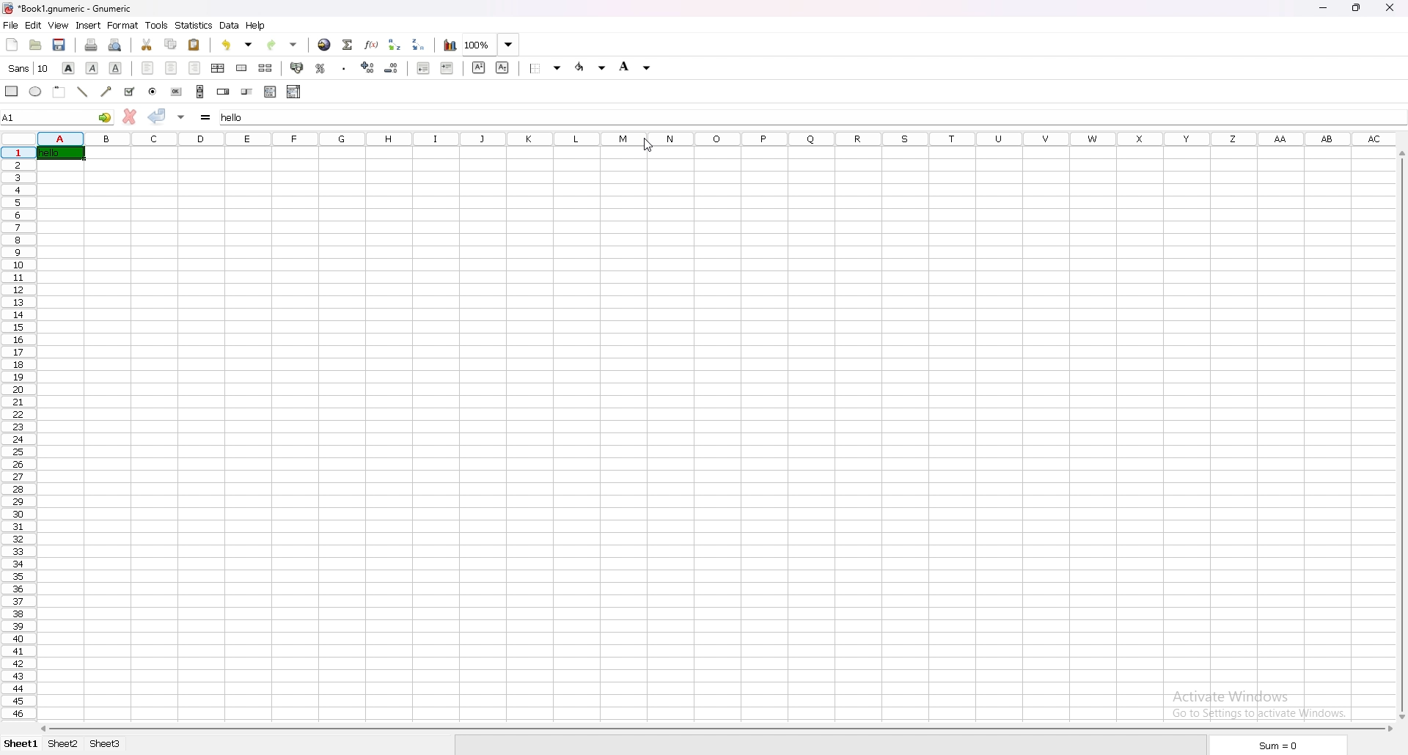 The image size is (1408, 755). I want to click on italic, so click(93, 68).